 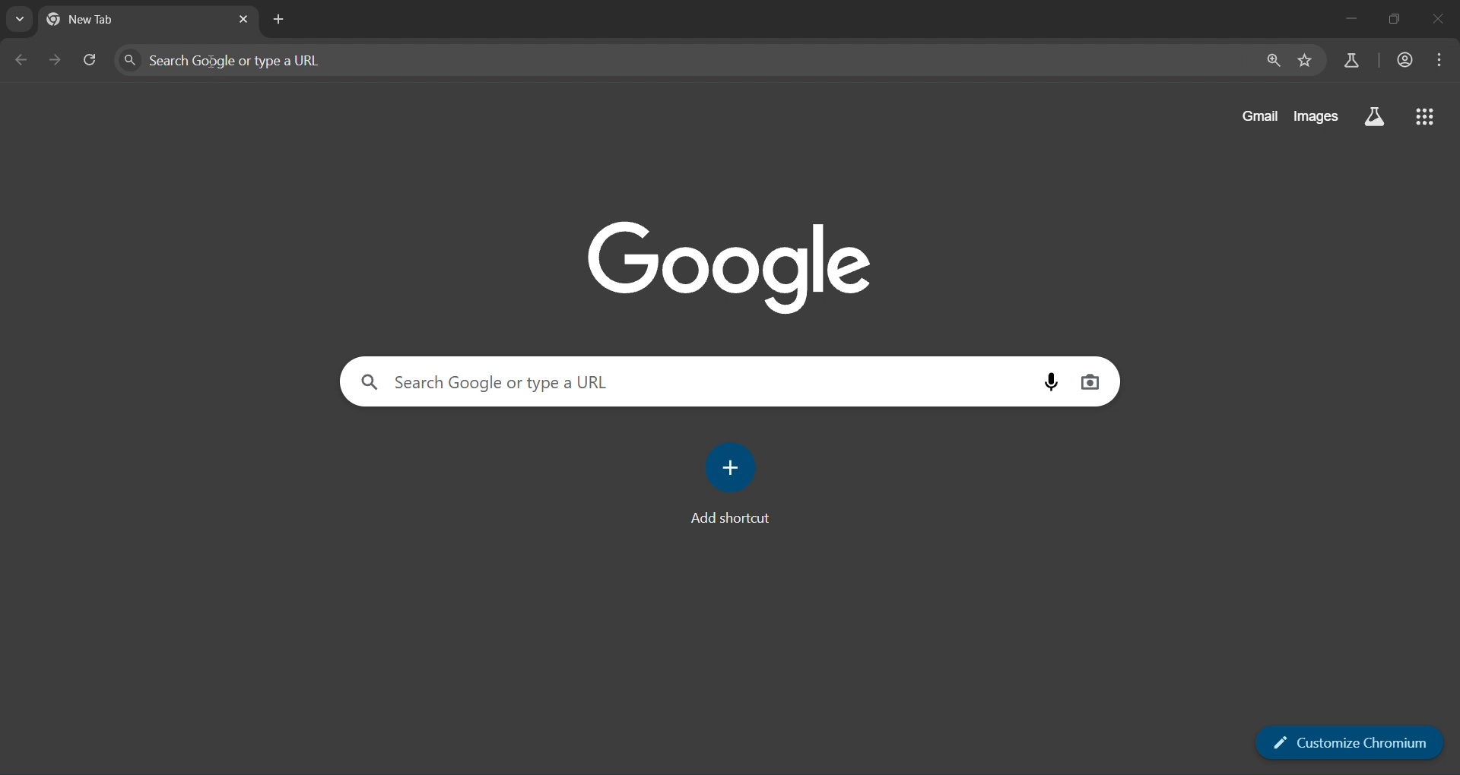 I want to click on menu, so click(x=1438, y=60).